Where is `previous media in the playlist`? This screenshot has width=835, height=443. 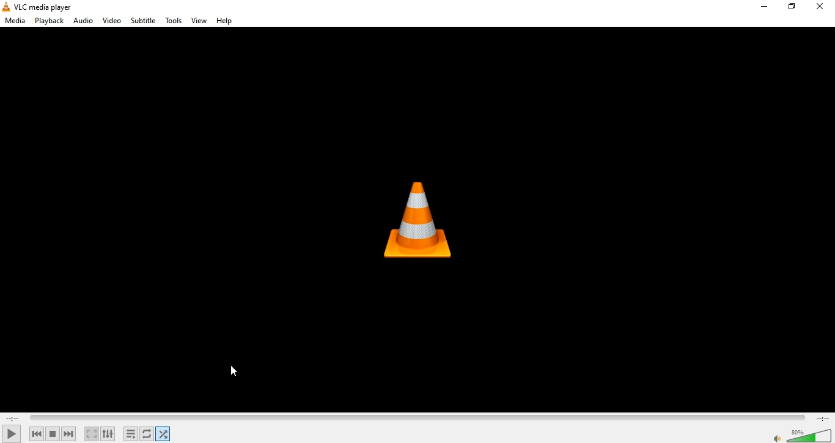 previous media in the playlist is located at coordinates (37, 434).